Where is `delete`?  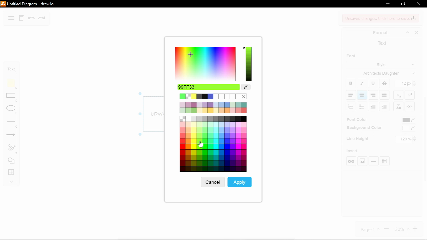 delete is located at coordinates (21, 19).